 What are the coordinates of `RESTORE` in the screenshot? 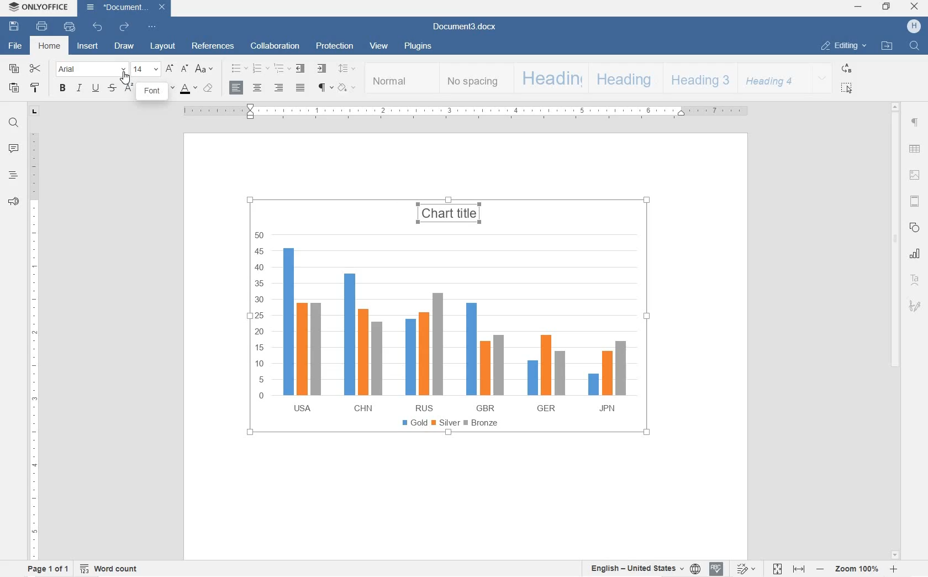 It's located at (888, 7).